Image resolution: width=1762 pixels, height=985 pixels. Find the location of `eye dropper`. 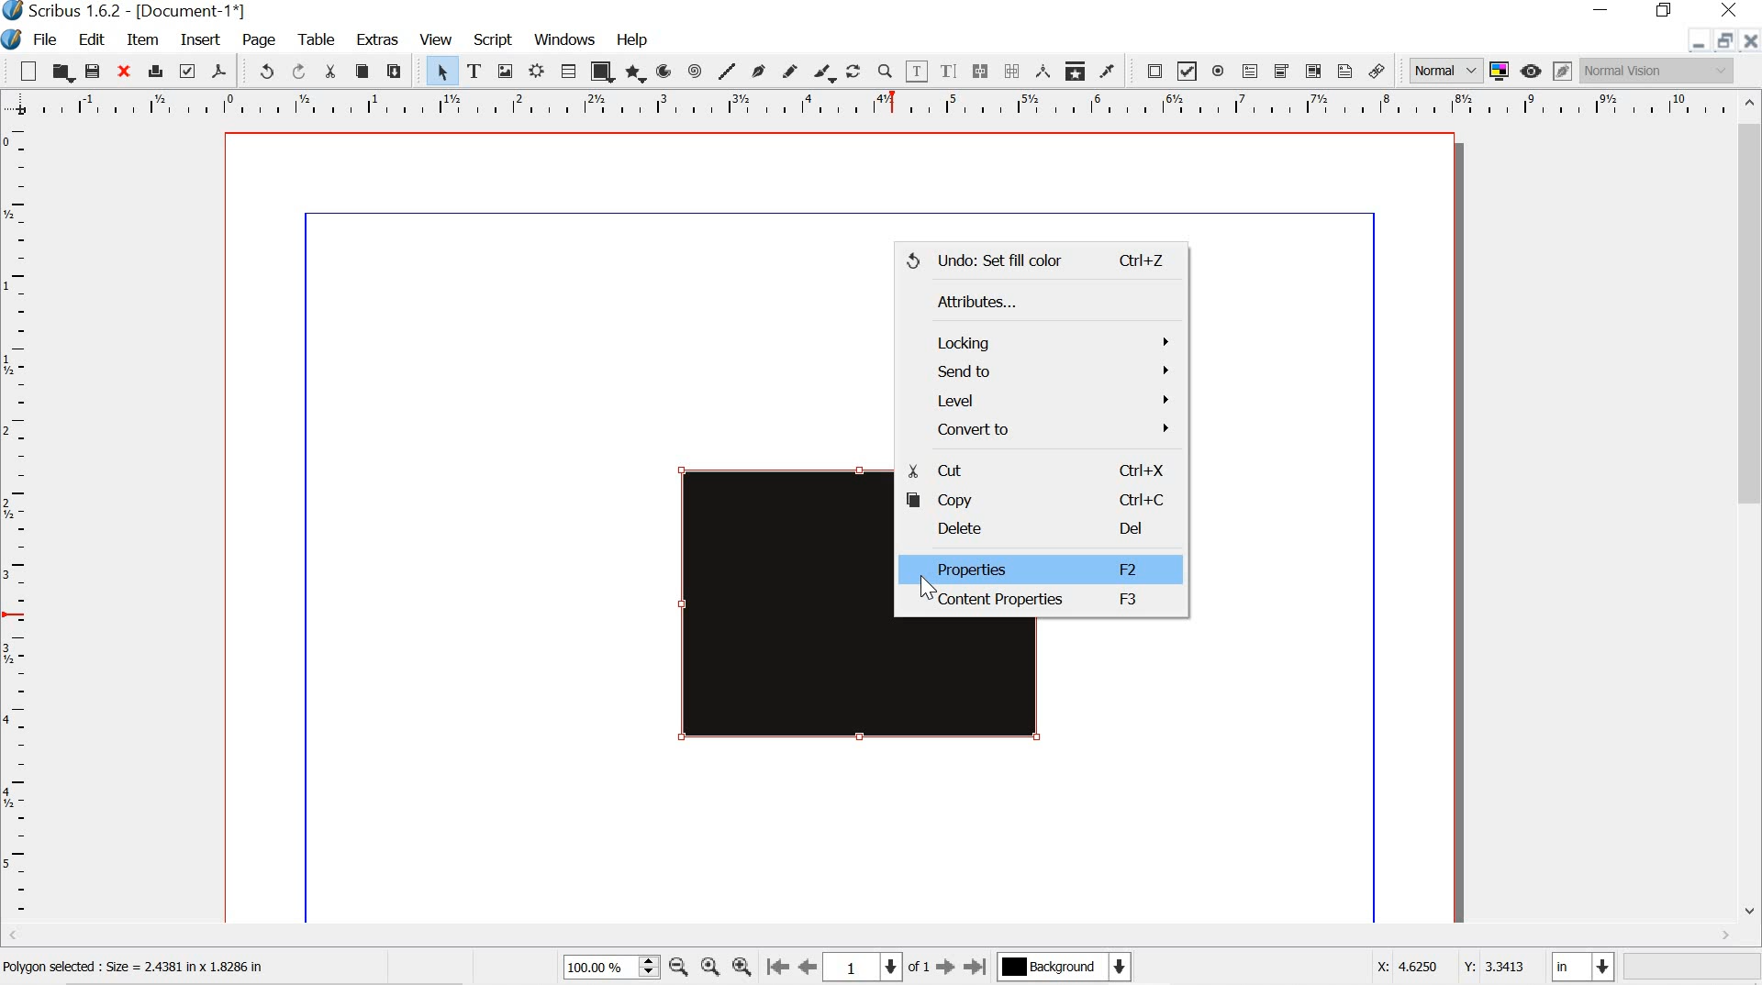

eye dropper is located at coordinates (1108, 70).